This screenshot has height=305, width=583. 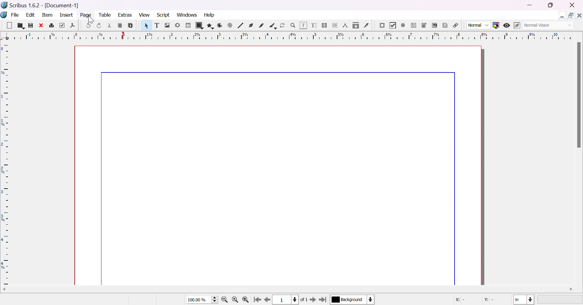 What do you see at coordinates (20, 25) in the screenshot?
I see `open` at bounding box center [20, 25].